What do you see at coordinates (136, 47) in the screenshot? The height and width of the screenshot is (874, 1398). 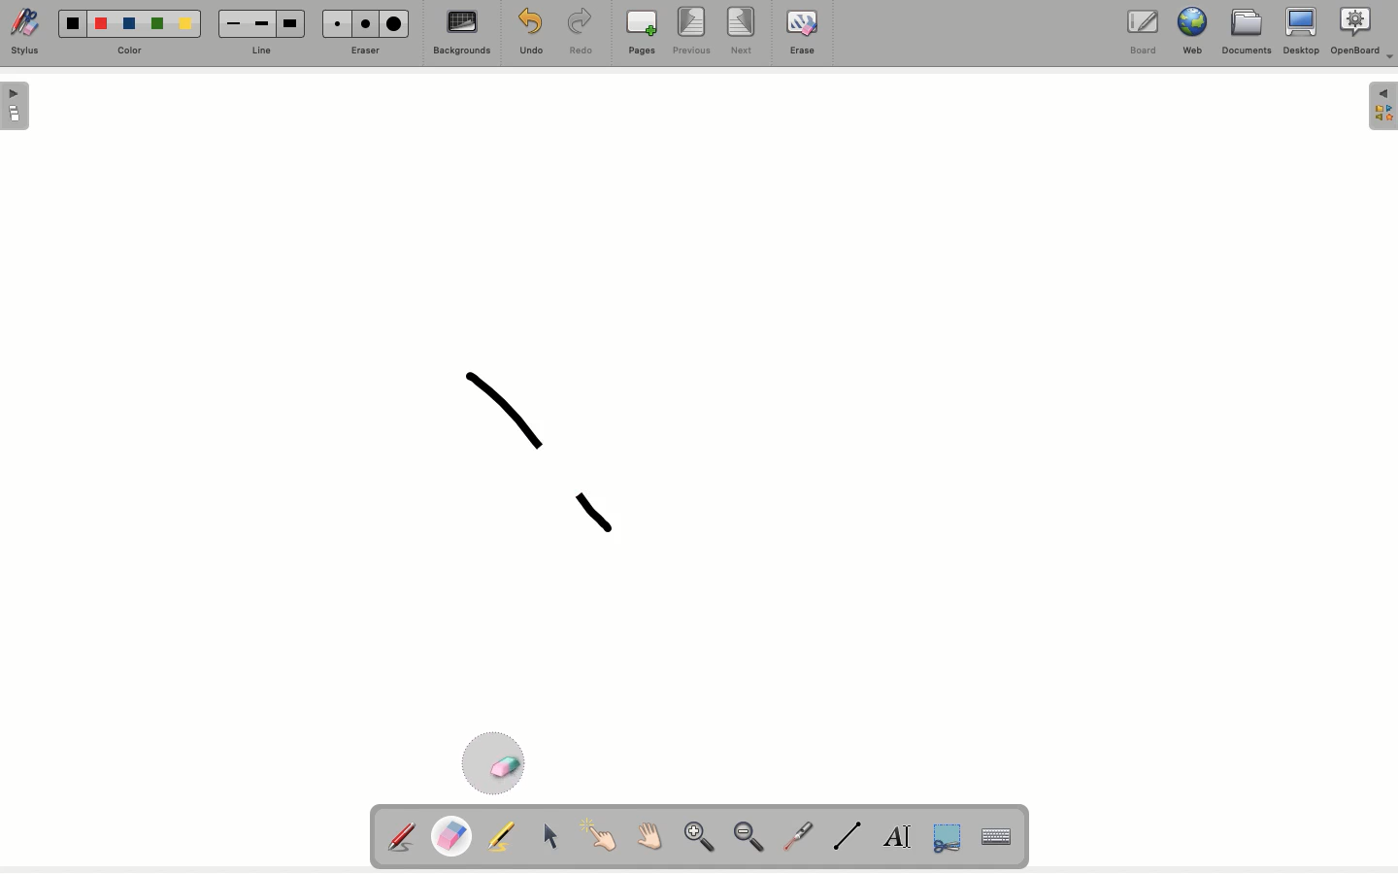 I see `Color` at bounding box center [136, 47].